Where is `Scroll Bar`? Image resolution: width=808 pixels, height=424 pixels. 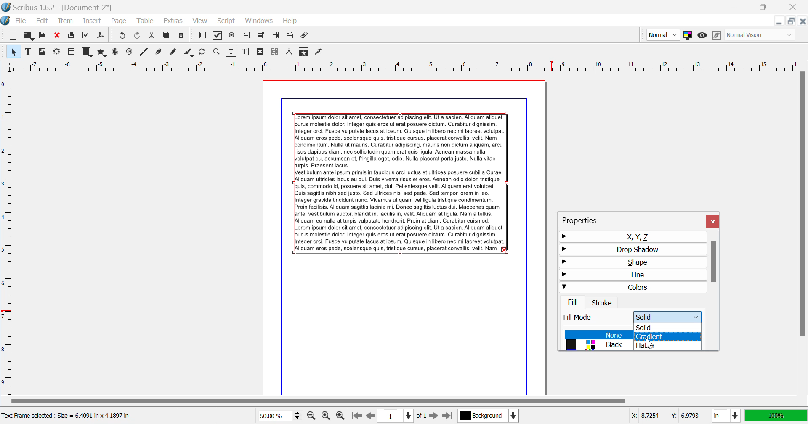
Scroll Bar is located at coordinates (714, 290).